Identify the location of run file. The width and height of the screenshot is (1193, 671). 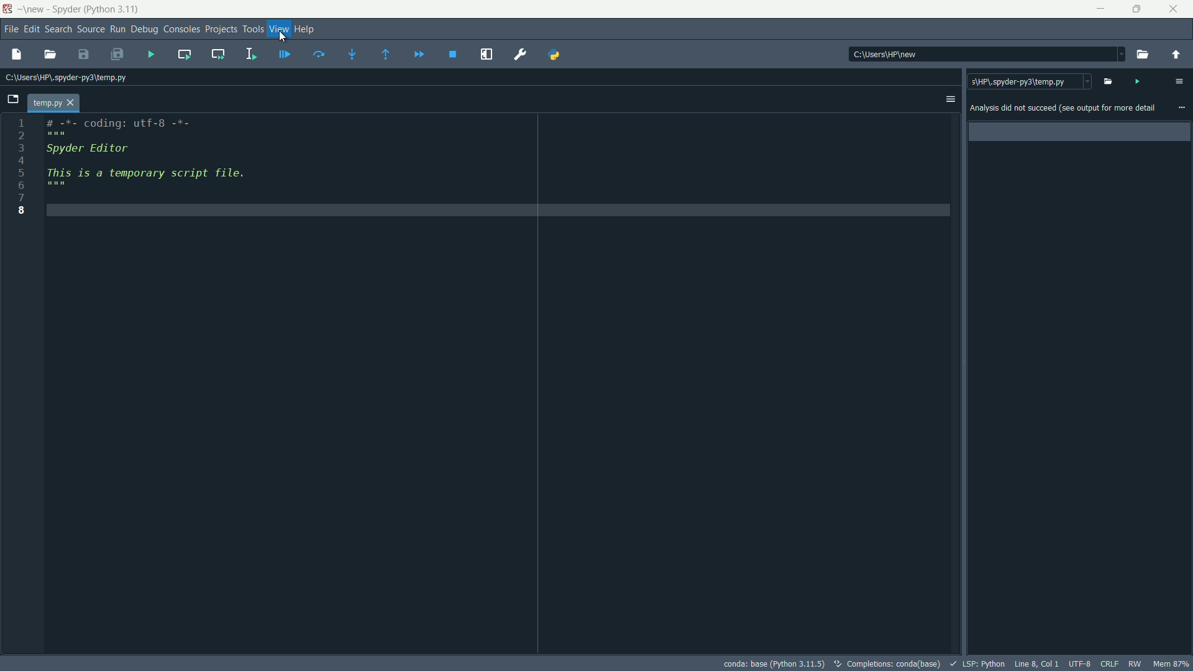
(151, 54).